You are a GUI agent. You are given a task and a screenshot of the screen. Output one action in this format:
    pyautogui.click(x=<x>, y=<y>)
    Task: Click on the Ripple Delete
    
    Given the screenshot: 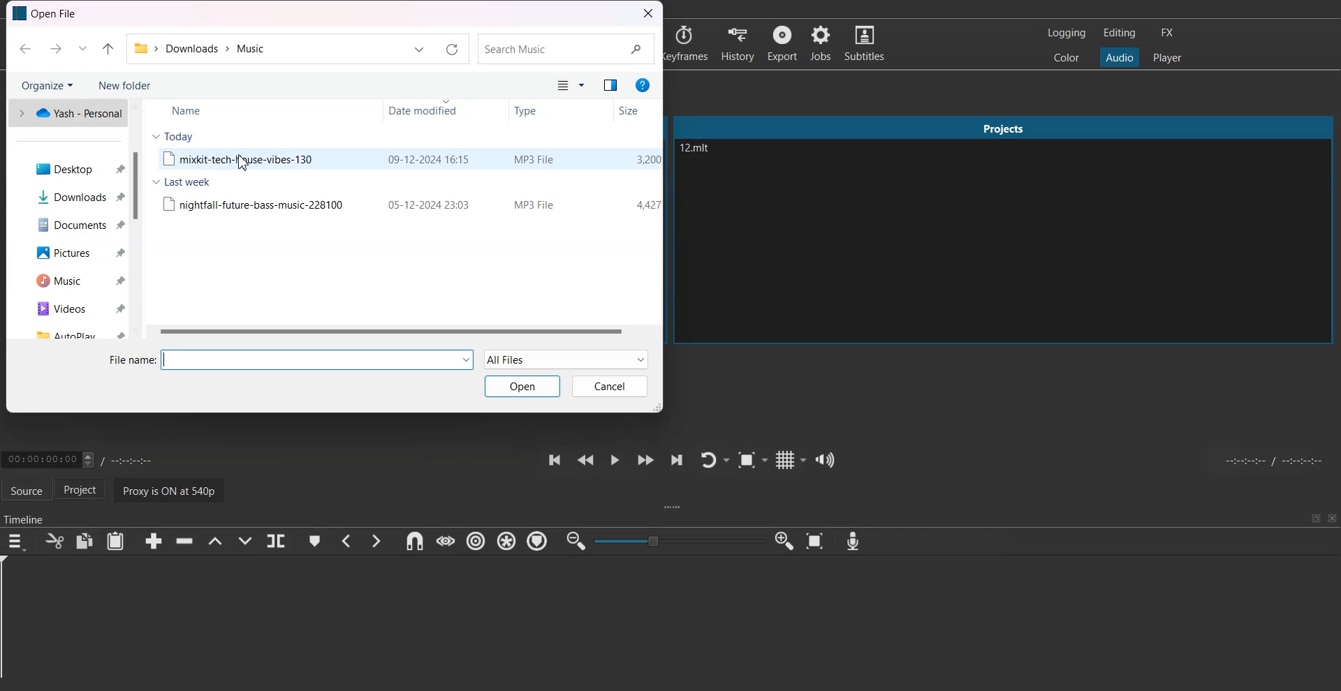 What is the action you would take?
    pyautogui.click(x=181, y=542)
    